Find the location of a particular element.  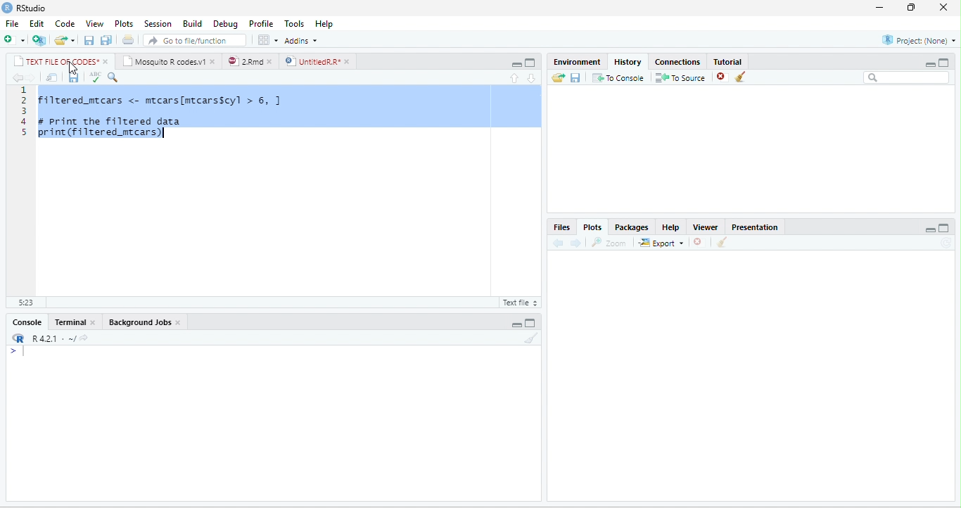

Addins is located at coordinates (300, 40).